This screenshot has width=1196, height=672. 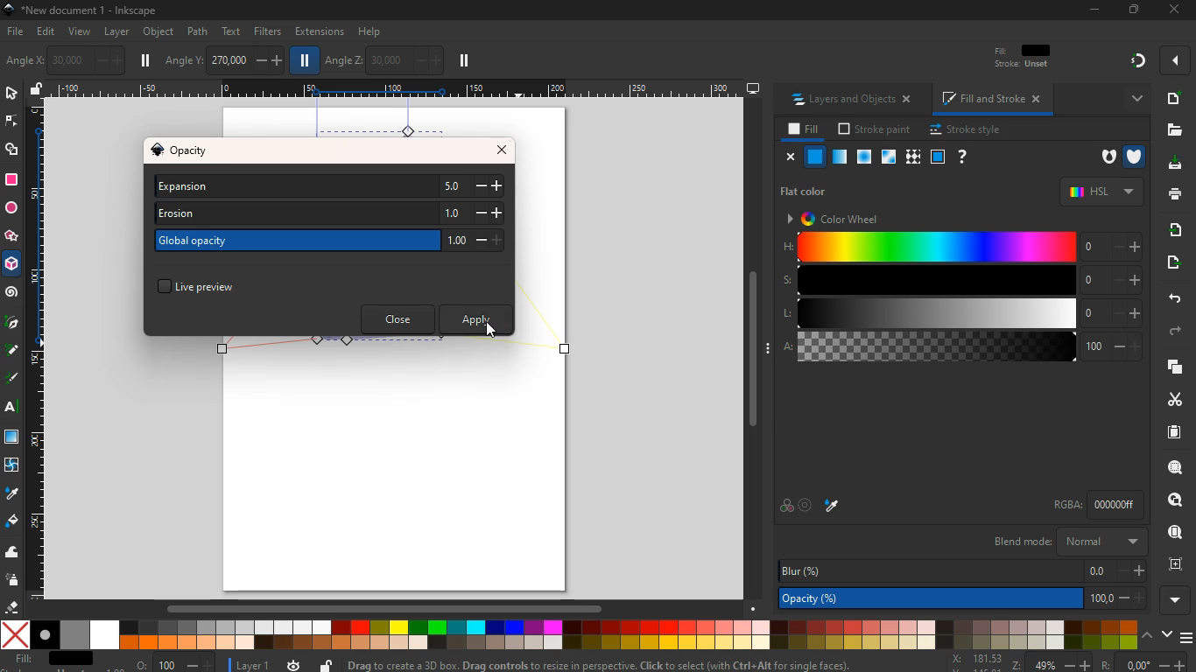 What do you see at coordinates (791, 157) in the screenshot?
I see `close` at bounding box center [791, 157].